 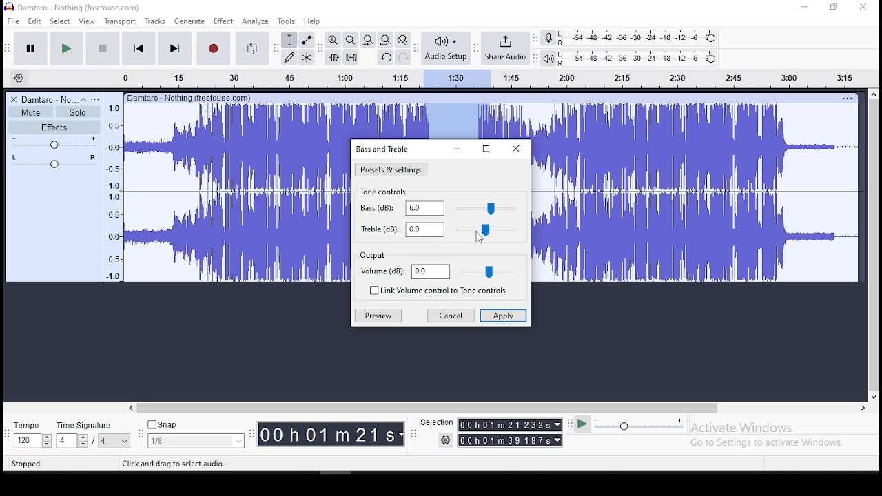 I want to click on 0.0, so click(x=425, y=229).